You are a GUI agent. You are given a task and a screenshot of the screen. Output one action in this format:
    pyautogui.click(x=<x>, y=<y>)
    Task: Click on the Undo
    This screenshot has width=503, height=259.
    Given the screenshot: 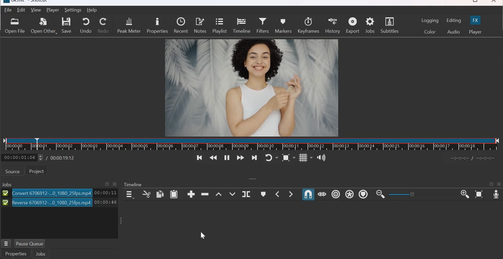 What is the action you would take?
    pyautogui.click(x=86, y=25)
    